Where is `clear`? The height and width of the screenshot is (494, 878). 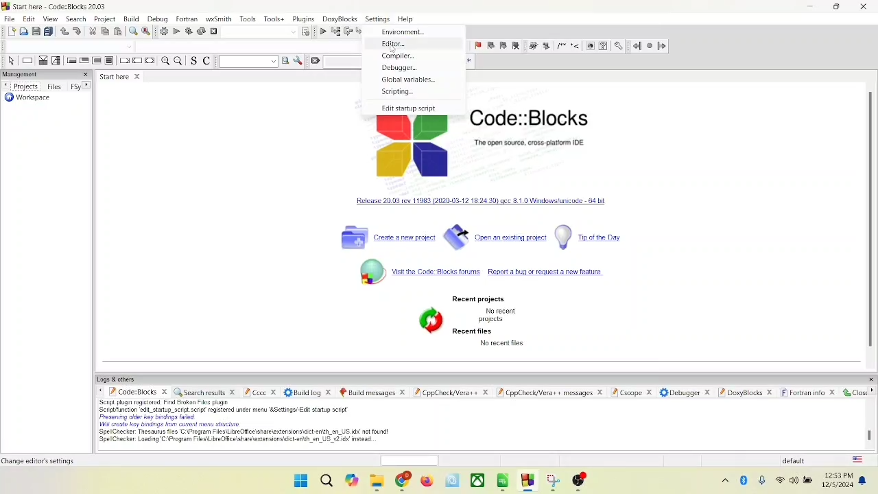 clear is located at coordinates (316, 62).